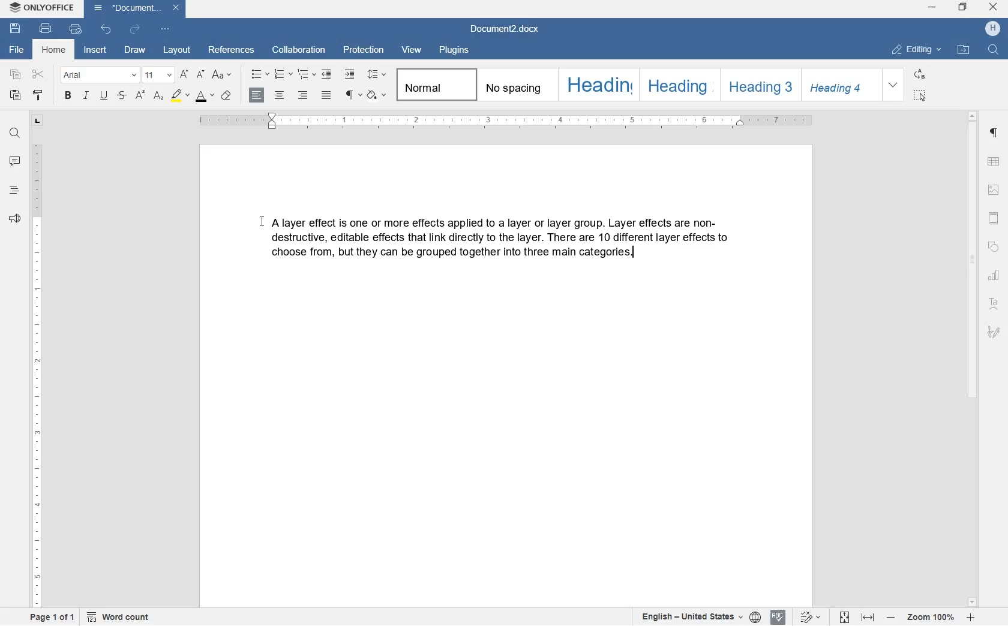 The width and height of the screenshot is (1008, 626). What do you see at coordinates (98, 76) in the screenshot?
I see `font name` at bounding box center [98, 76].